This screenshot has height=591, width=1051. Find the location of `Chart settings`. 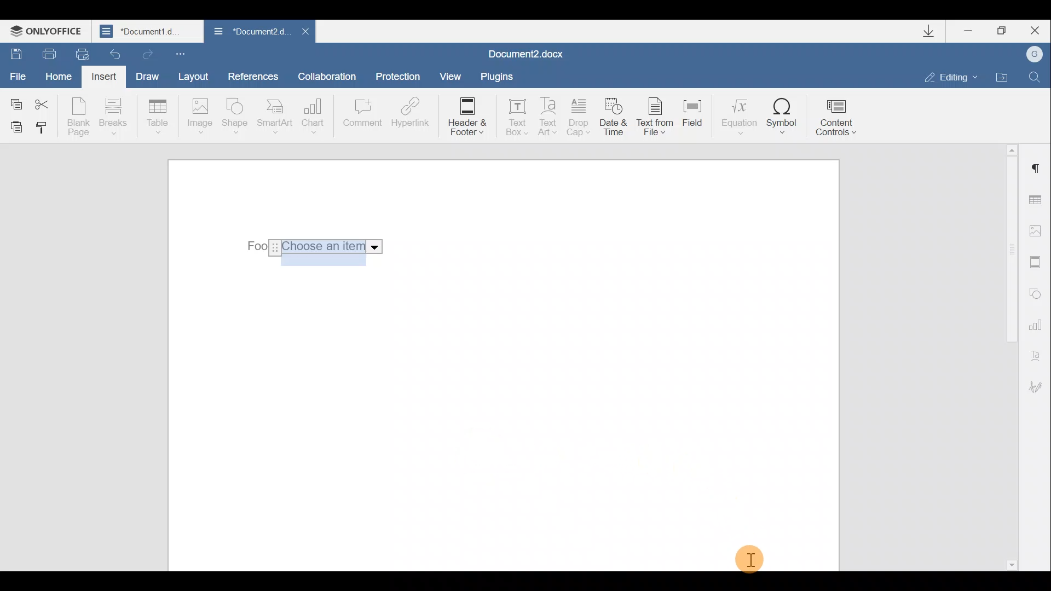

Chart settings is located at coordinates (1037, 323).